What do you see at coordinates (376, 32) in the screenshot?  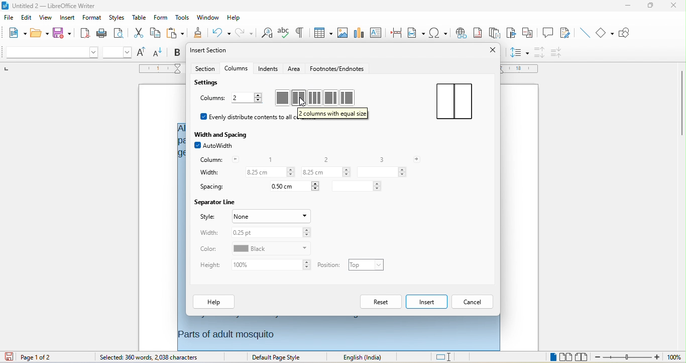 I see `text box` at bounding box center [376, 32].